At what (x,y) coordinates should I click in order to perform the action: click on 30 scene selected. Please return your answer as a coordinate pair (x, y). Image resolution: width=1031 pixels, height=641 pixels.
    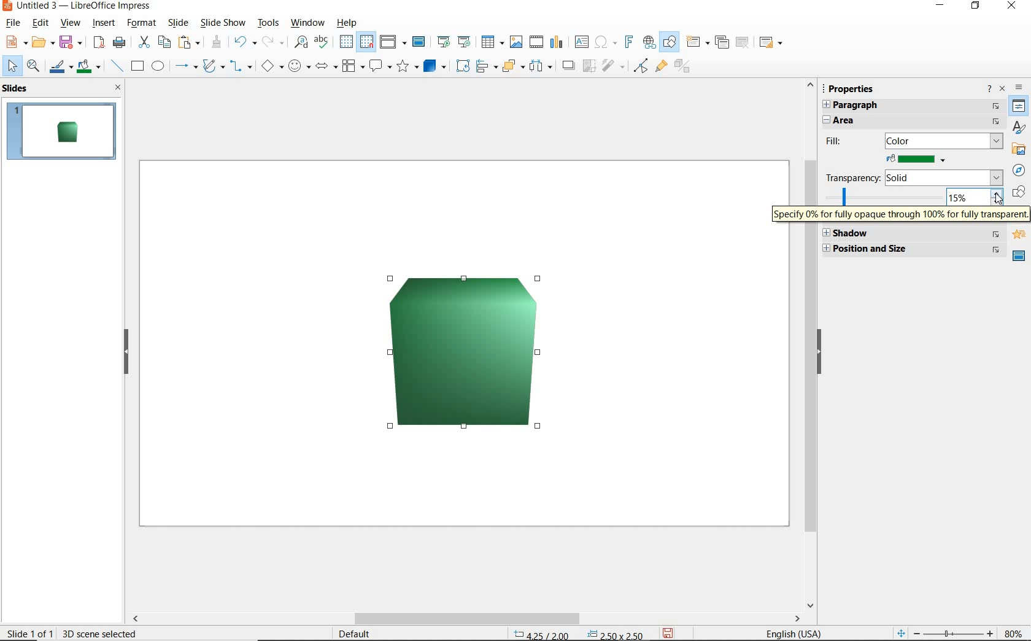
    Looking at the image, I should click on (100, 634).